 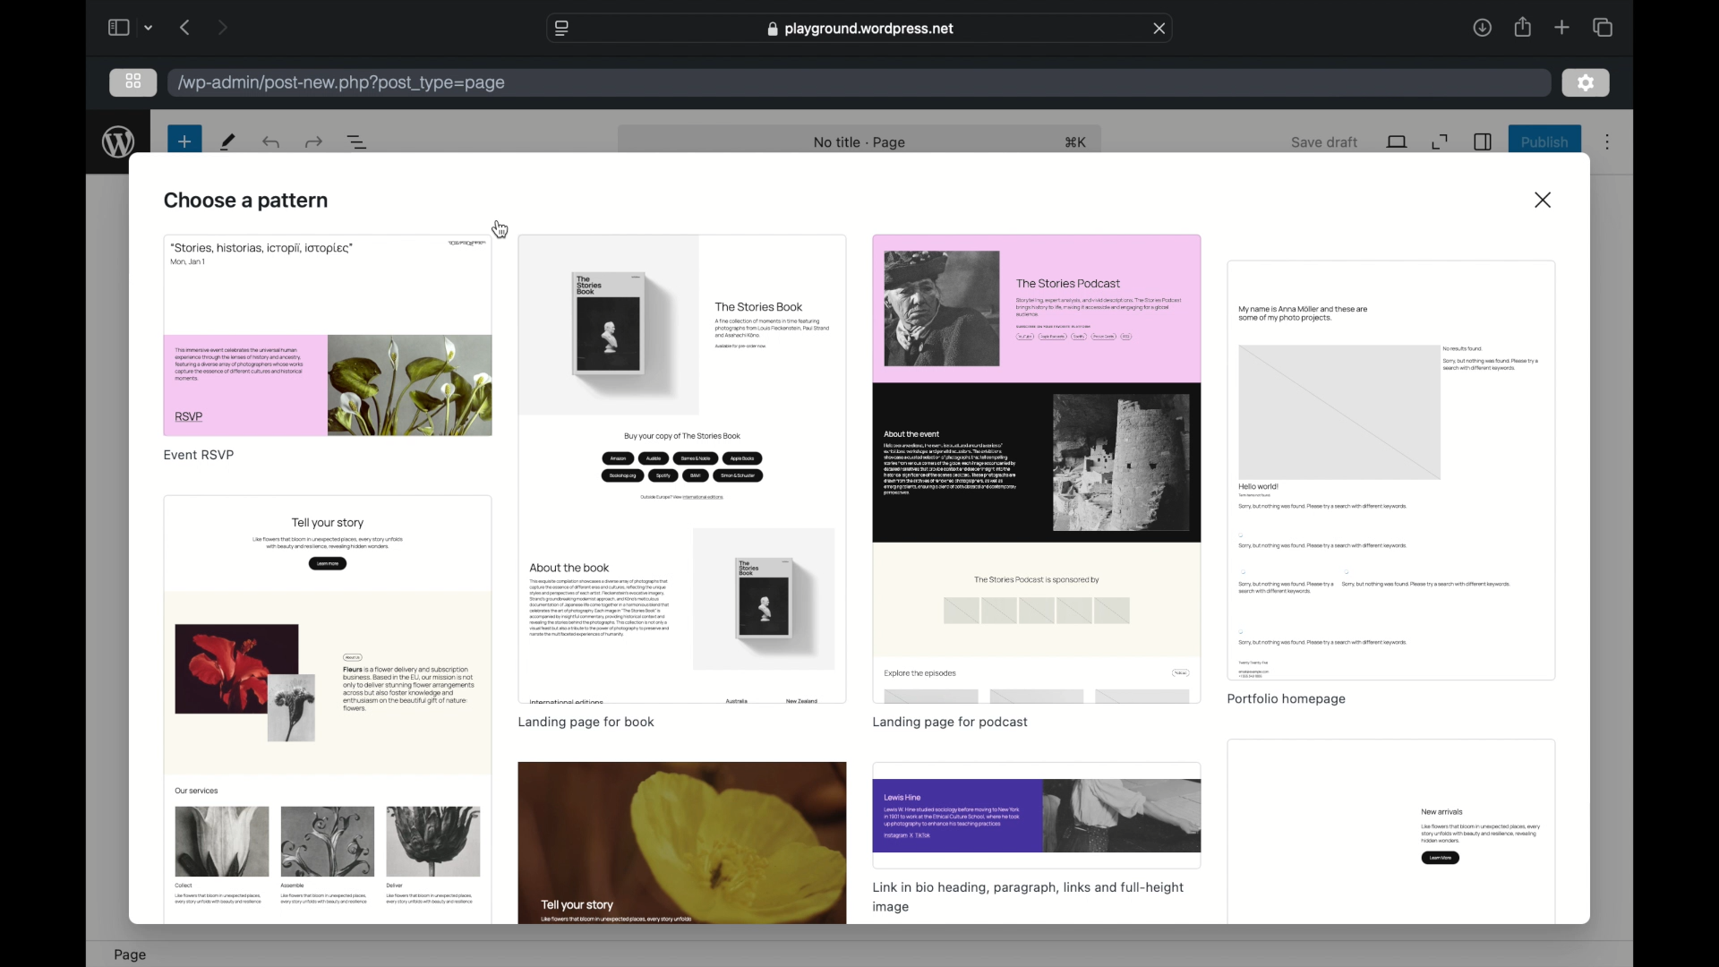 I want to click on event rsvp, so click(x=199, y=454).